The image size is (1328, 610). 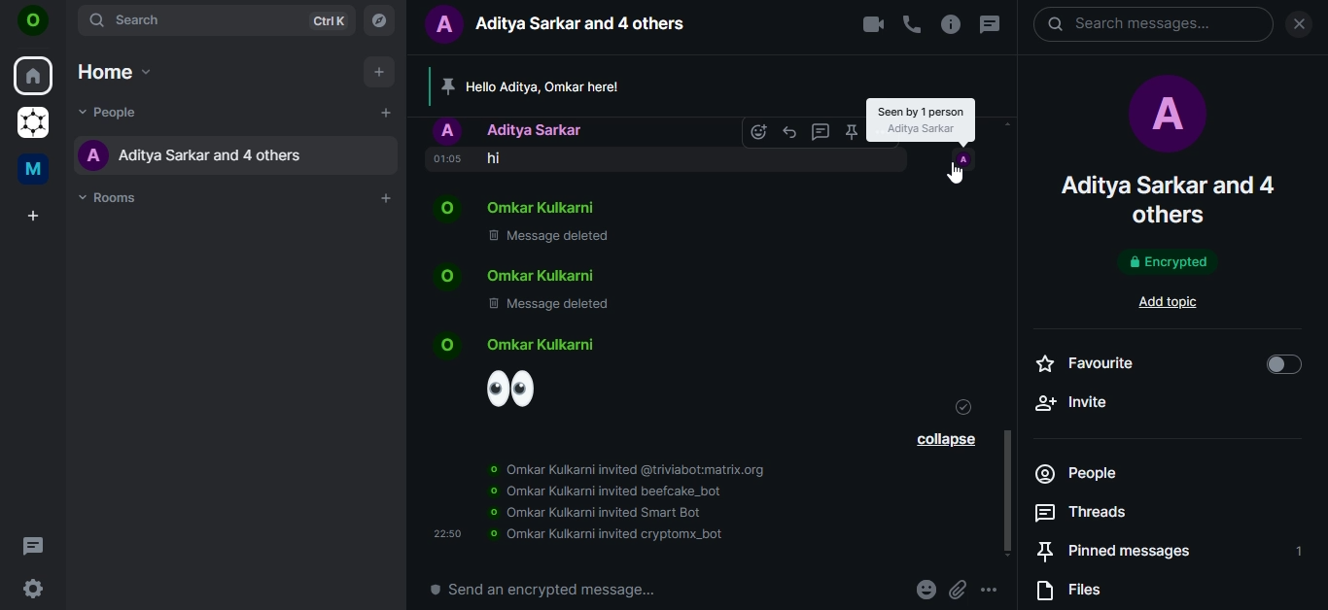 I want to click on emoji, so click(x=927, y=590).